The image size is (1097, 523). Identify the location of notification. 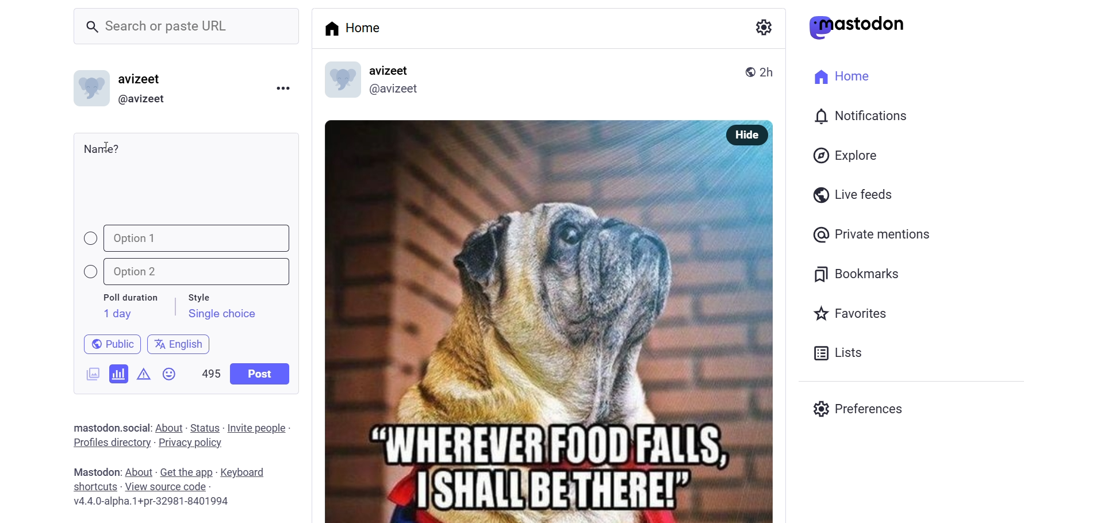
(859, 117).